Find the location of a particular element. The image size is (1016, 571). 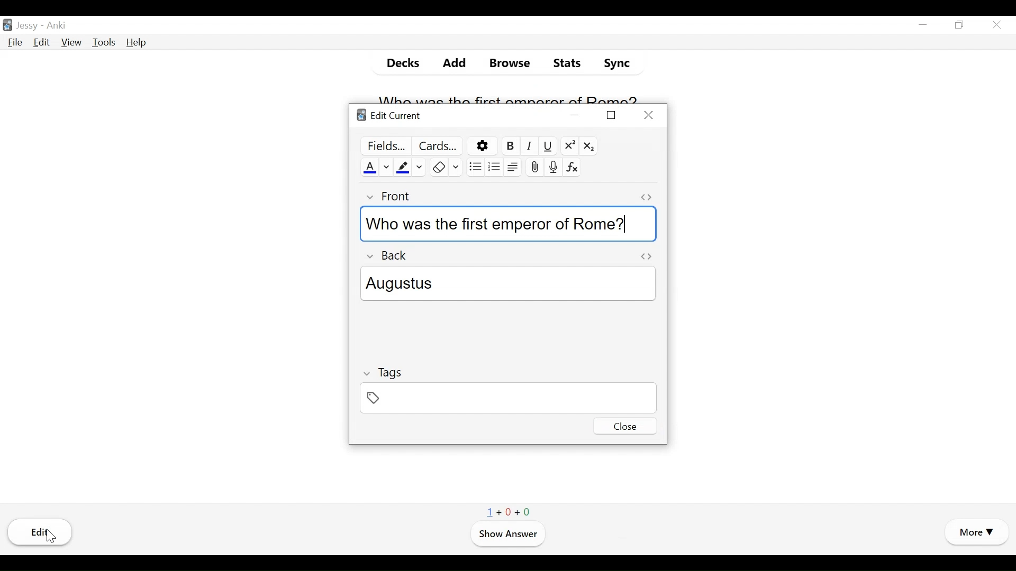

Select Formatting to Remove is located at coordinates (456, 167).